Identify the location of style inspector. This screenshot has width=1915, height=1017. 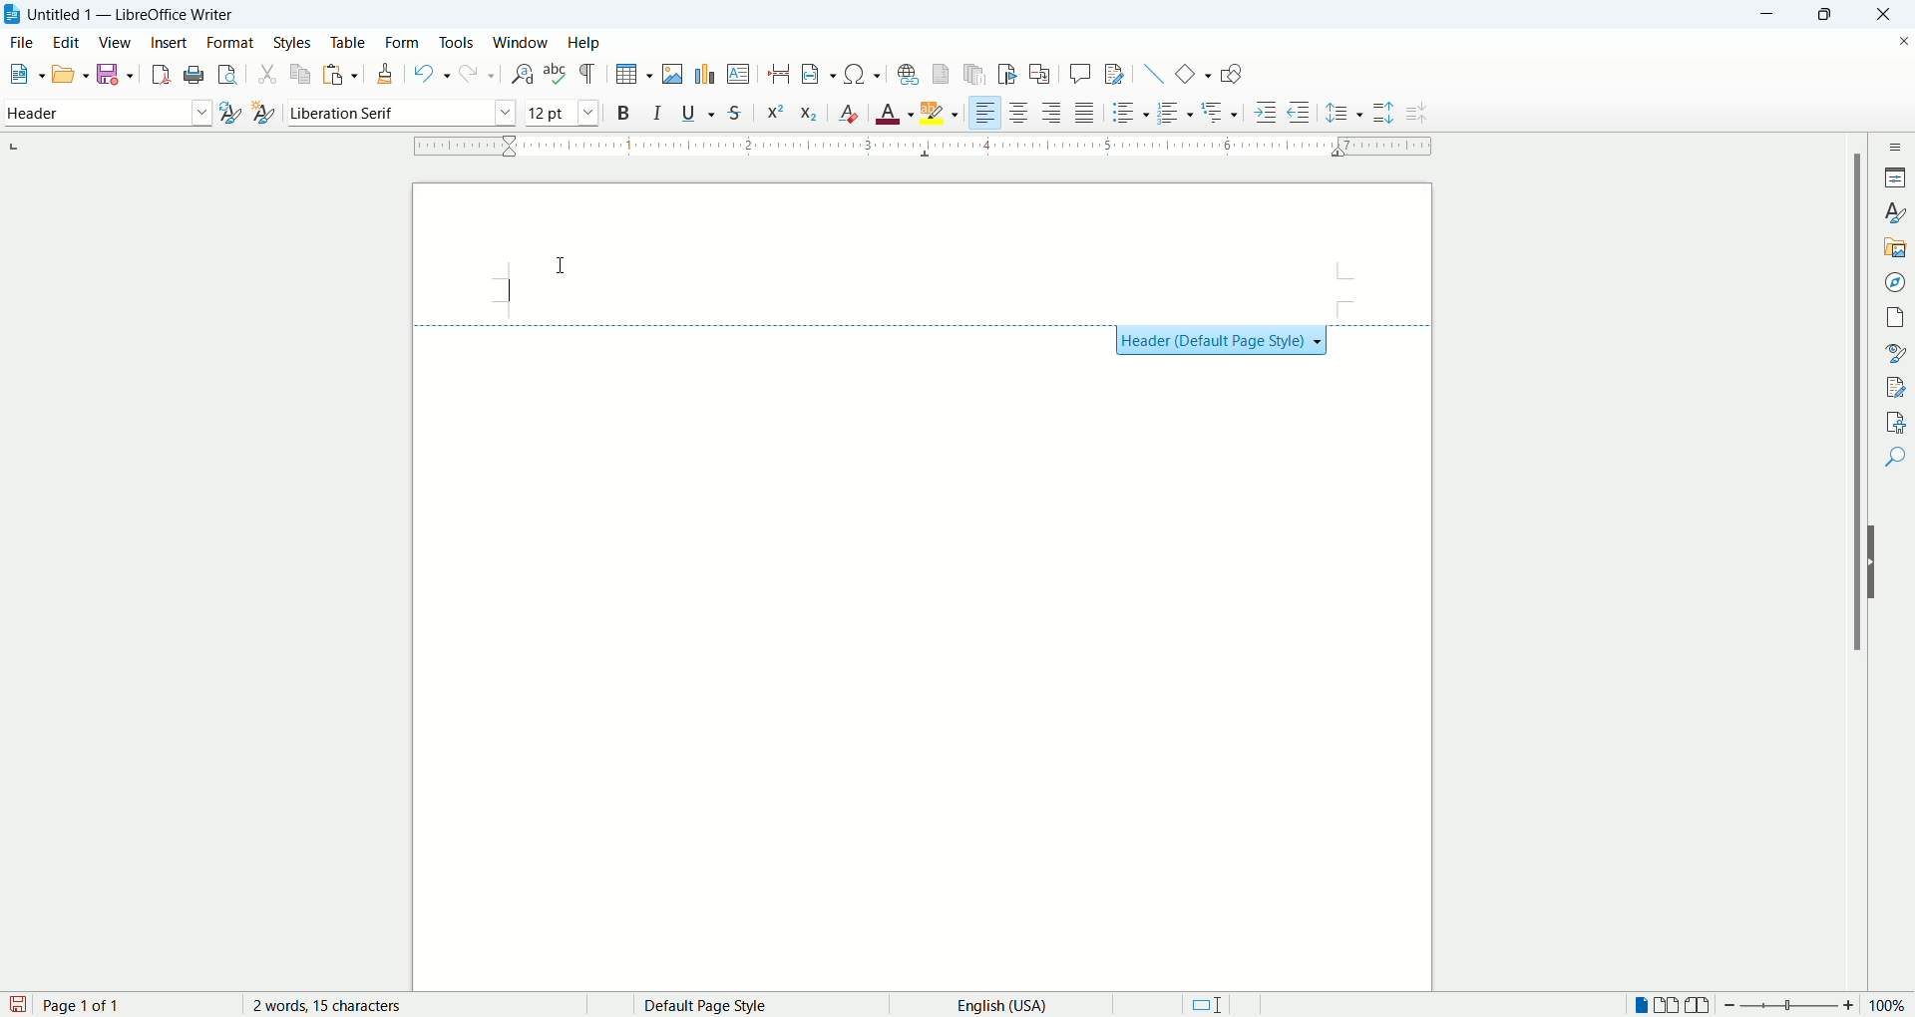
(1897, 351).